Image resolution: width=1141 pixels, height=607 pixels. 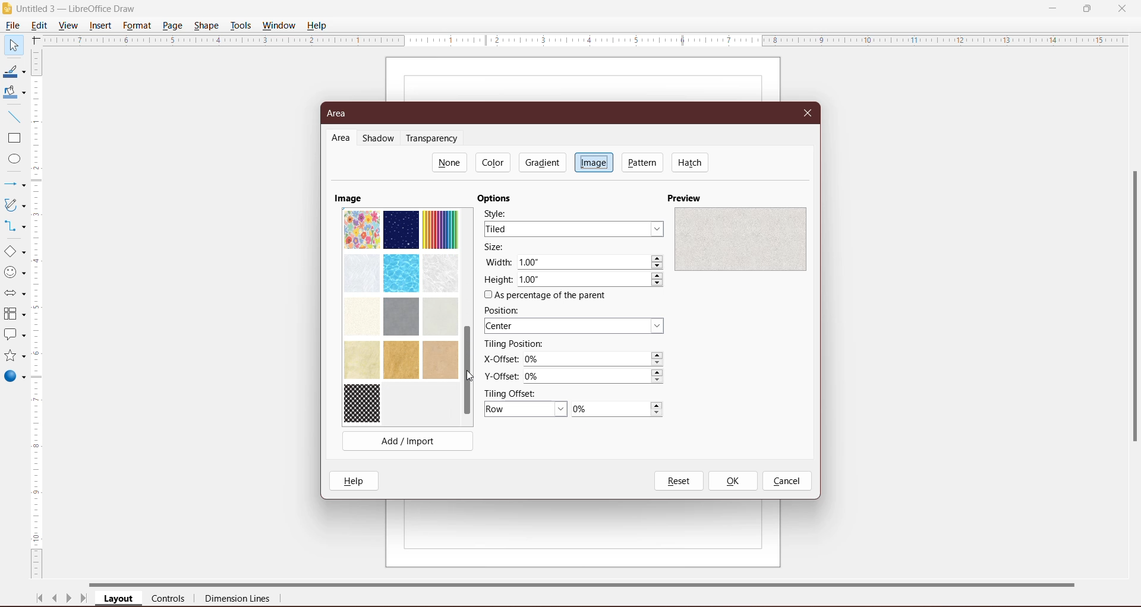 What do you see at coordinates (494, 162) in the screenshot?
I see `Color` at bounding box center [494, 162].